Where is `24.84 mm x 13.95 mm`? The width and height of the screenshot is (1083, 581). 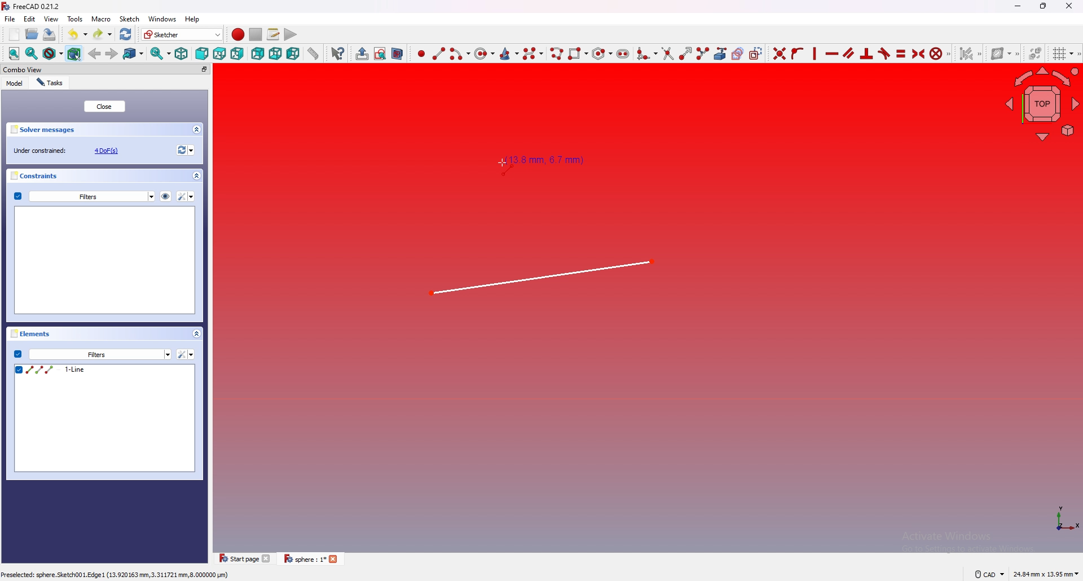
24.84 mm x 13.95 mm is located at coordinates (1046, 574).